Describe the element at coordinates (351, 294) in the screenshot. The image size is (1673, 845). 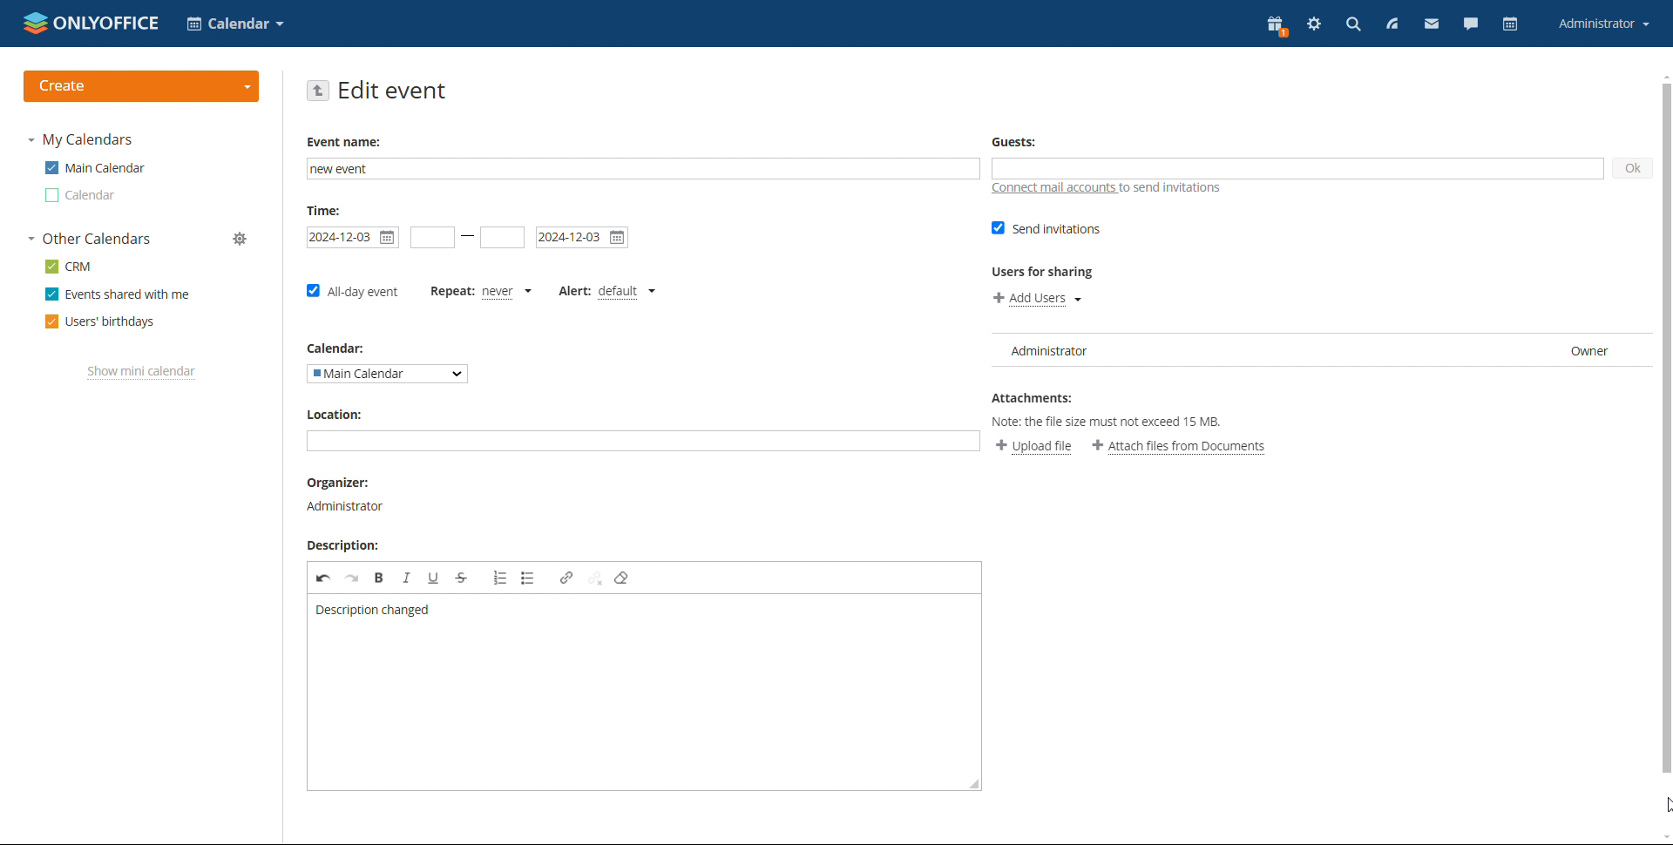
I see `all-day event checkbox` at that location.